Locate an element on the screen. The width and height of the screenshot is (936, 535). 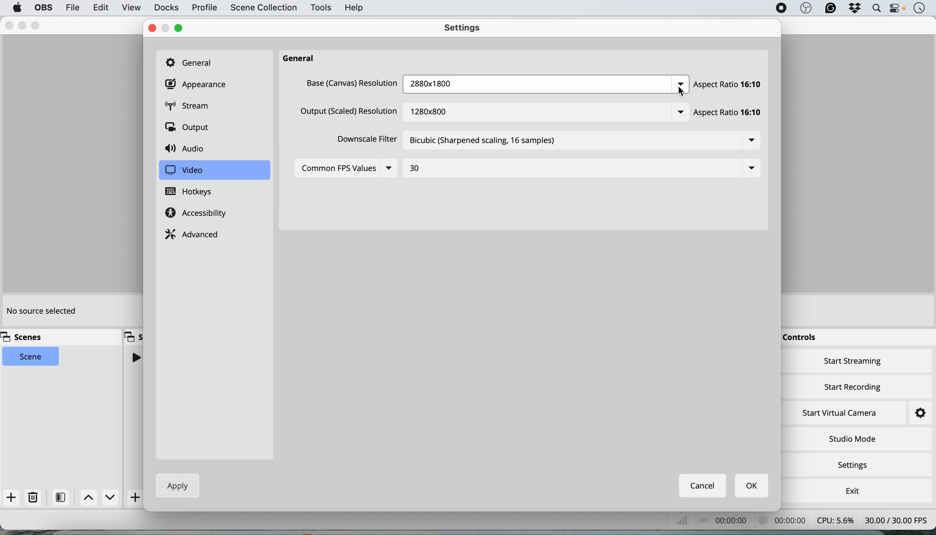
aspect ratio is located at coordinates (730, 84).